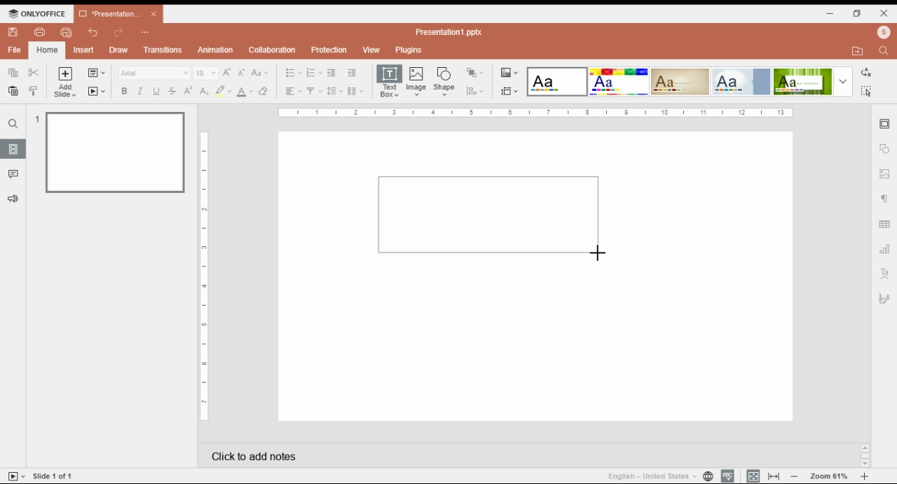 The width and height of the screenshot is (897, 484). I want to click on underline, so click(157, 91).